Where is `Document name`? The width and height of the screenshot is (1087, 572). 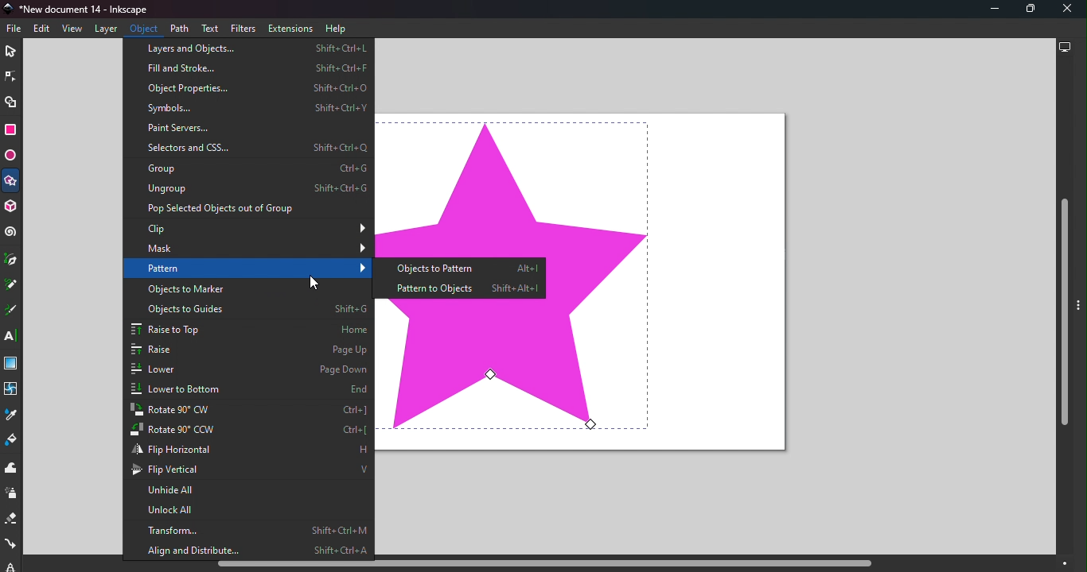 Document name is located at coordinates (83, 9).